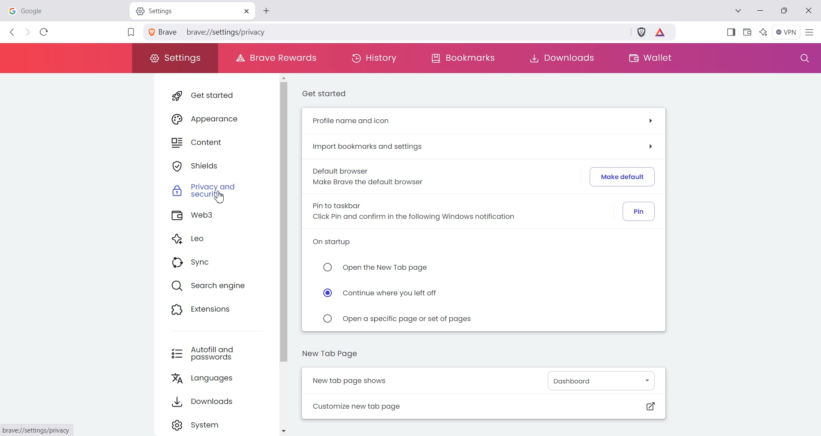  Describe the element at coordinates (220, 197) in the screenshot. I see `Cursor` at that location.